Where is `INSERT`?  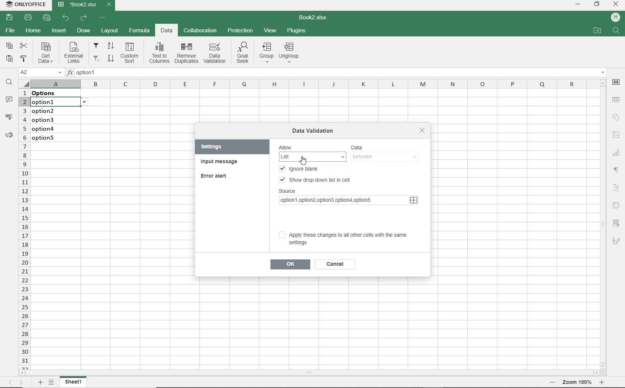 INSERT is located at coordinates (59, 31).